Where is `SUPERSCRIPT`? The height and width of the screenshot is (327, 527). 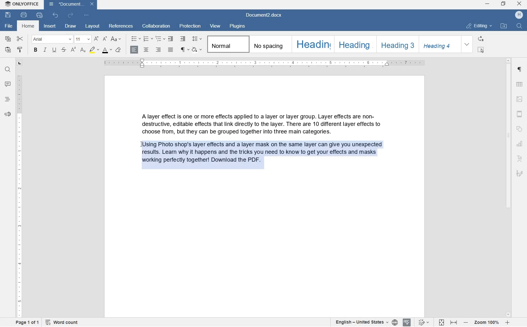 SUPERSCRIPT is located at coordinates (73, 50).